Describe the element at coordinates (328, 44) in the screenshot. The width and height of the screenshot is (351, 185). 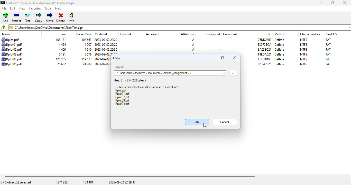
I see `FAT` at that location.